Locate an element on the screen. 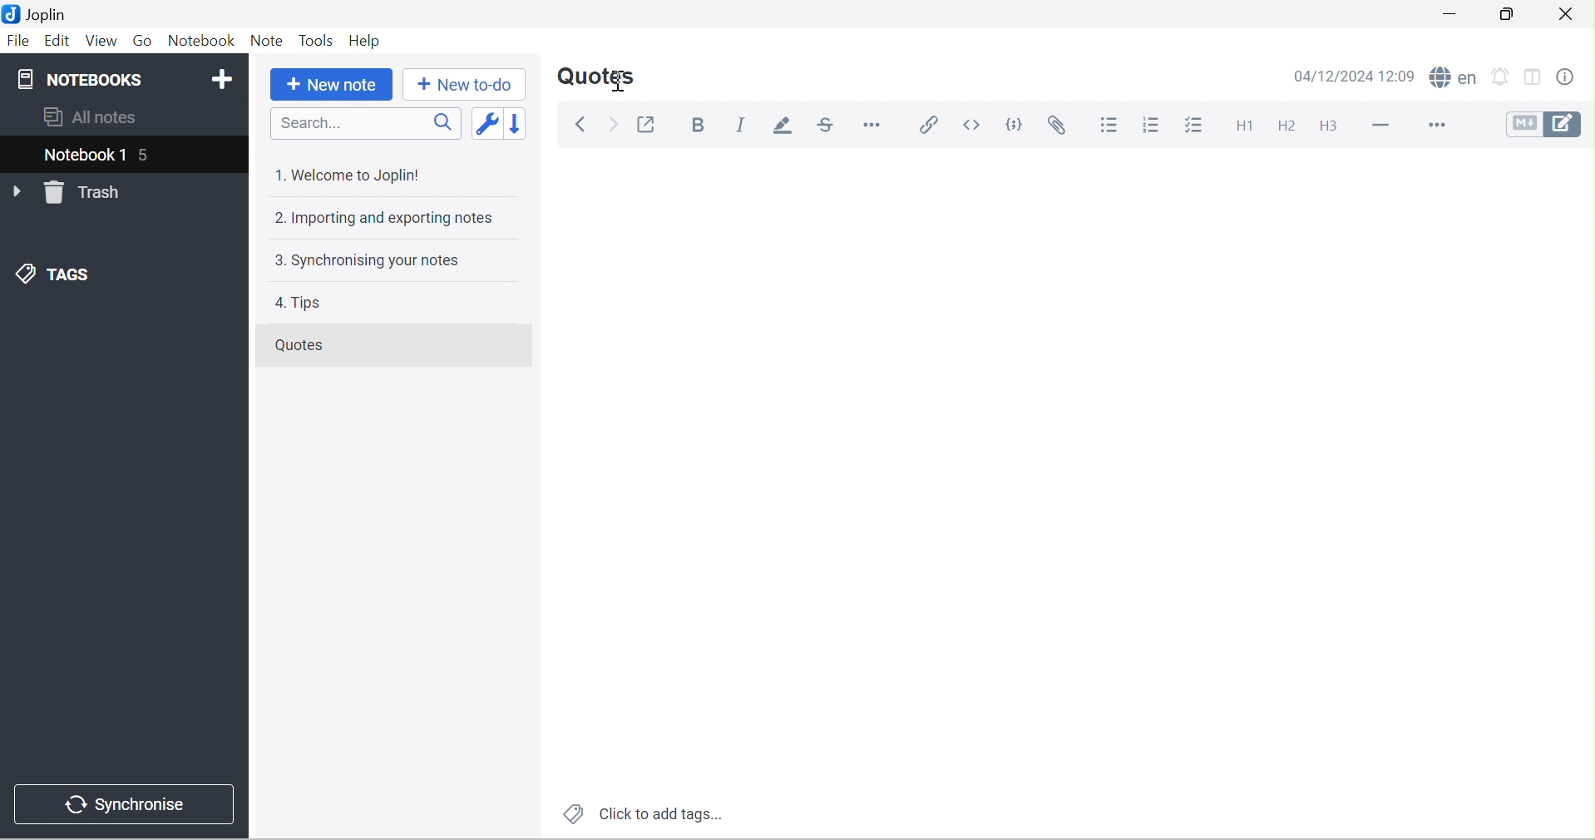 Image resolution: width=1595 pixels, height=840 pixels. Click to add tags is located at coordinates (645, 813).